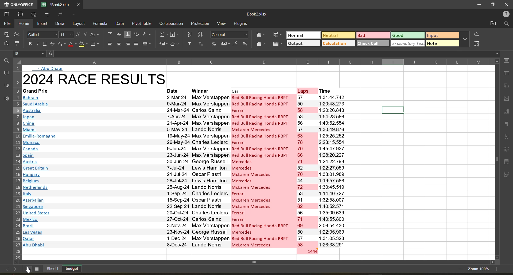 This screenshot has width=513, height=275. I want to click on scroll right, so click(492, 262).